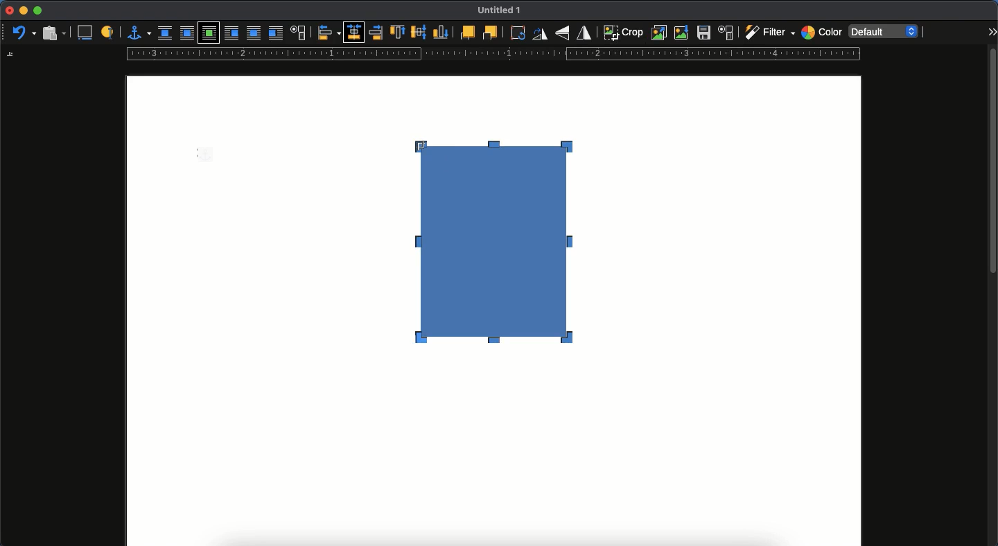 The height and width of the screenshot is (546, 998). What do you see at coordinates (505, 267) in the screenshot?
I see `image` at bounding box center [505, 267].